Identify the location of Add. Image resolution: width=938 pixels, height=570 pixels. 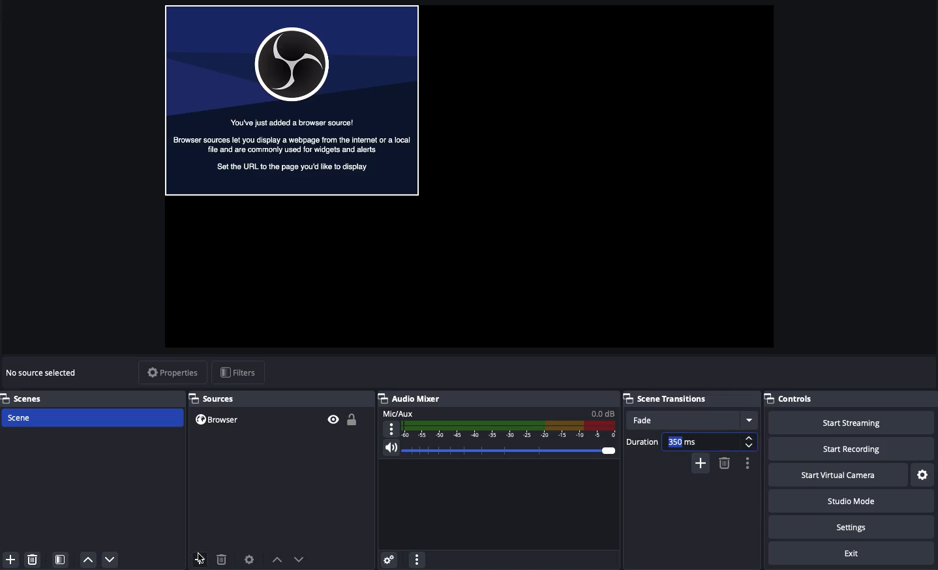
(10, 560).